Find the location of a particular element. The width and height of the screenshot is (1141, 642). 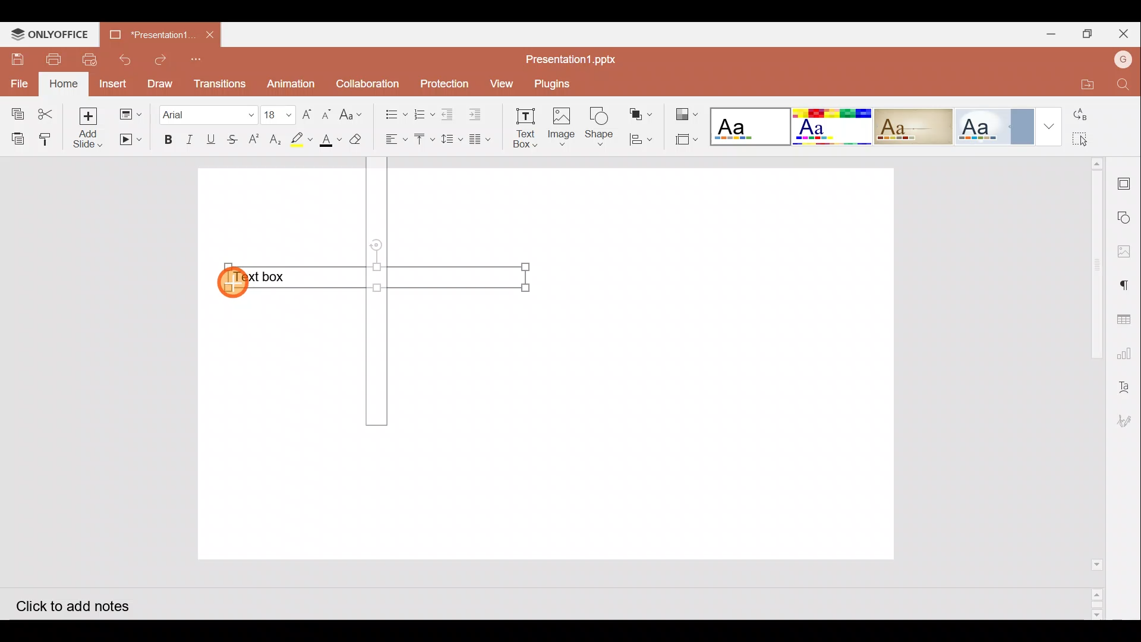

Insert columns is located at coordinates (484, 137).